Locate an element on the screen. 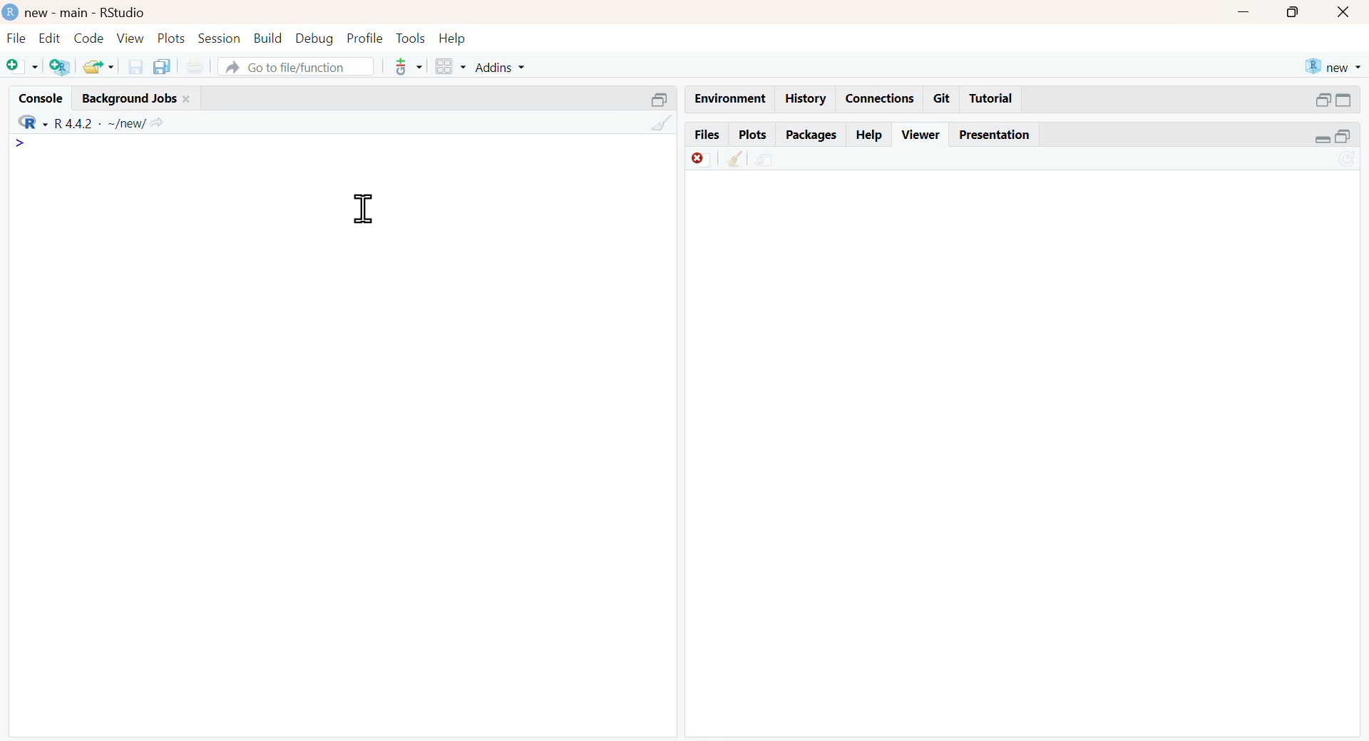 This screenshot has width=1369, height=741. Addins + is located at coordinates (500, 68).